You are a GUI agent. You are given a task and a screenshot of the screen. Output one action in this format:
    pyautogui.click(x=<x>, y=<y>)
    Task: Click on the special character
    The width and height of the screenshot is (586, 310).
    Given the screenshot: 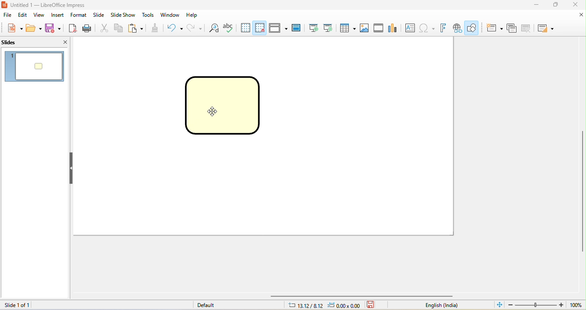 What is the action you would take?
    pyautogui.click(x=428, y=28)
    